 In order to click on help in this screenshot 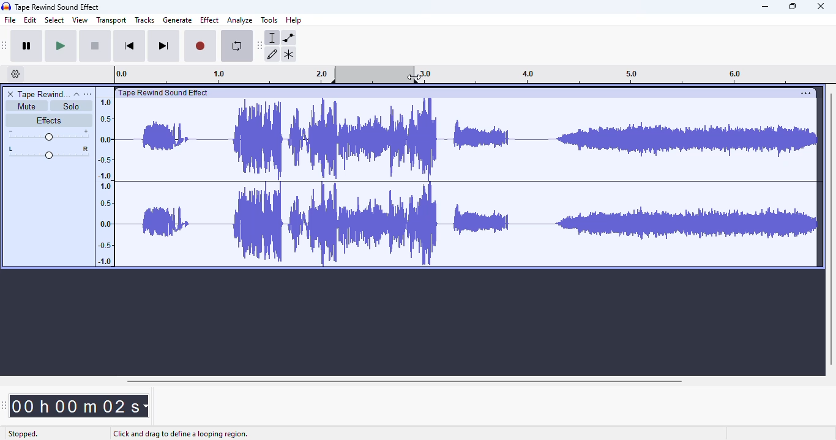, I will do `click(294, 20)`.